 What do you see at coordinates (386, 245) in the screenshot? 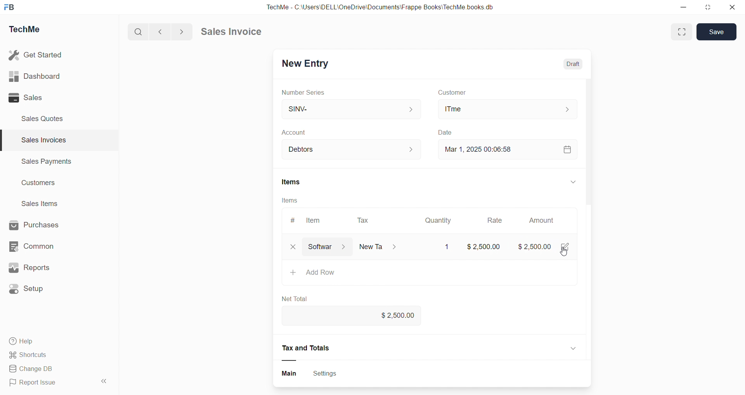
I see ` Tax ` at bounding box center [386, 245].